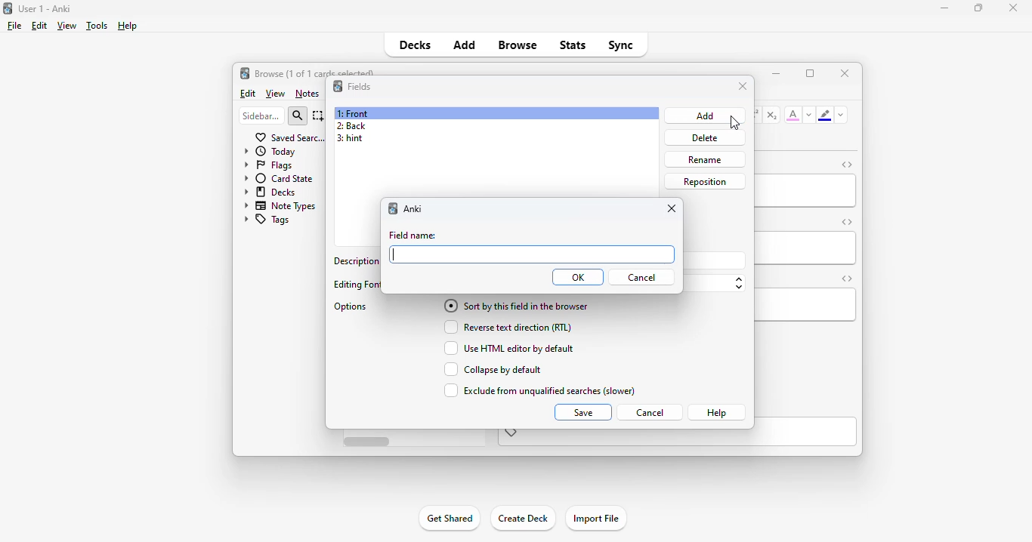 The image size is (1032, 542). What do you see at coordinates (315, 72) in the screenshot?
I see `browse (1 of 1 cards selected)` at bounding box center [315, 72].